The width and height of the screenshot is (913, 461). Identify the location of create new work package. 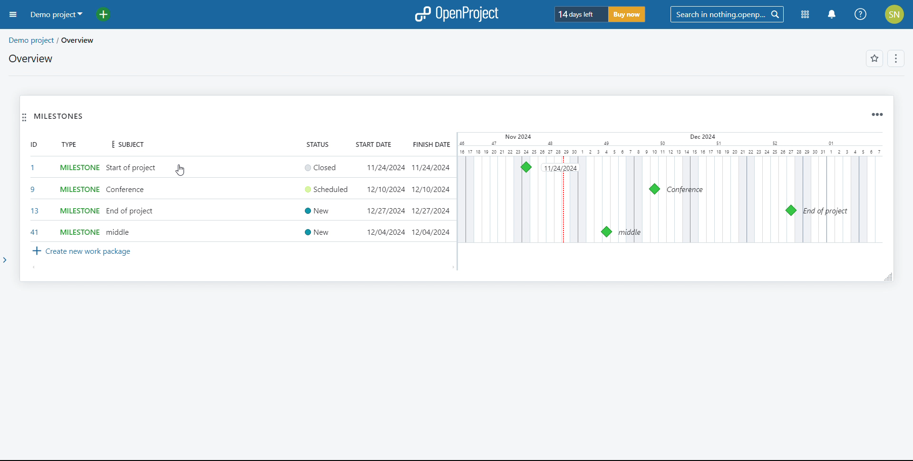
(84, 252).